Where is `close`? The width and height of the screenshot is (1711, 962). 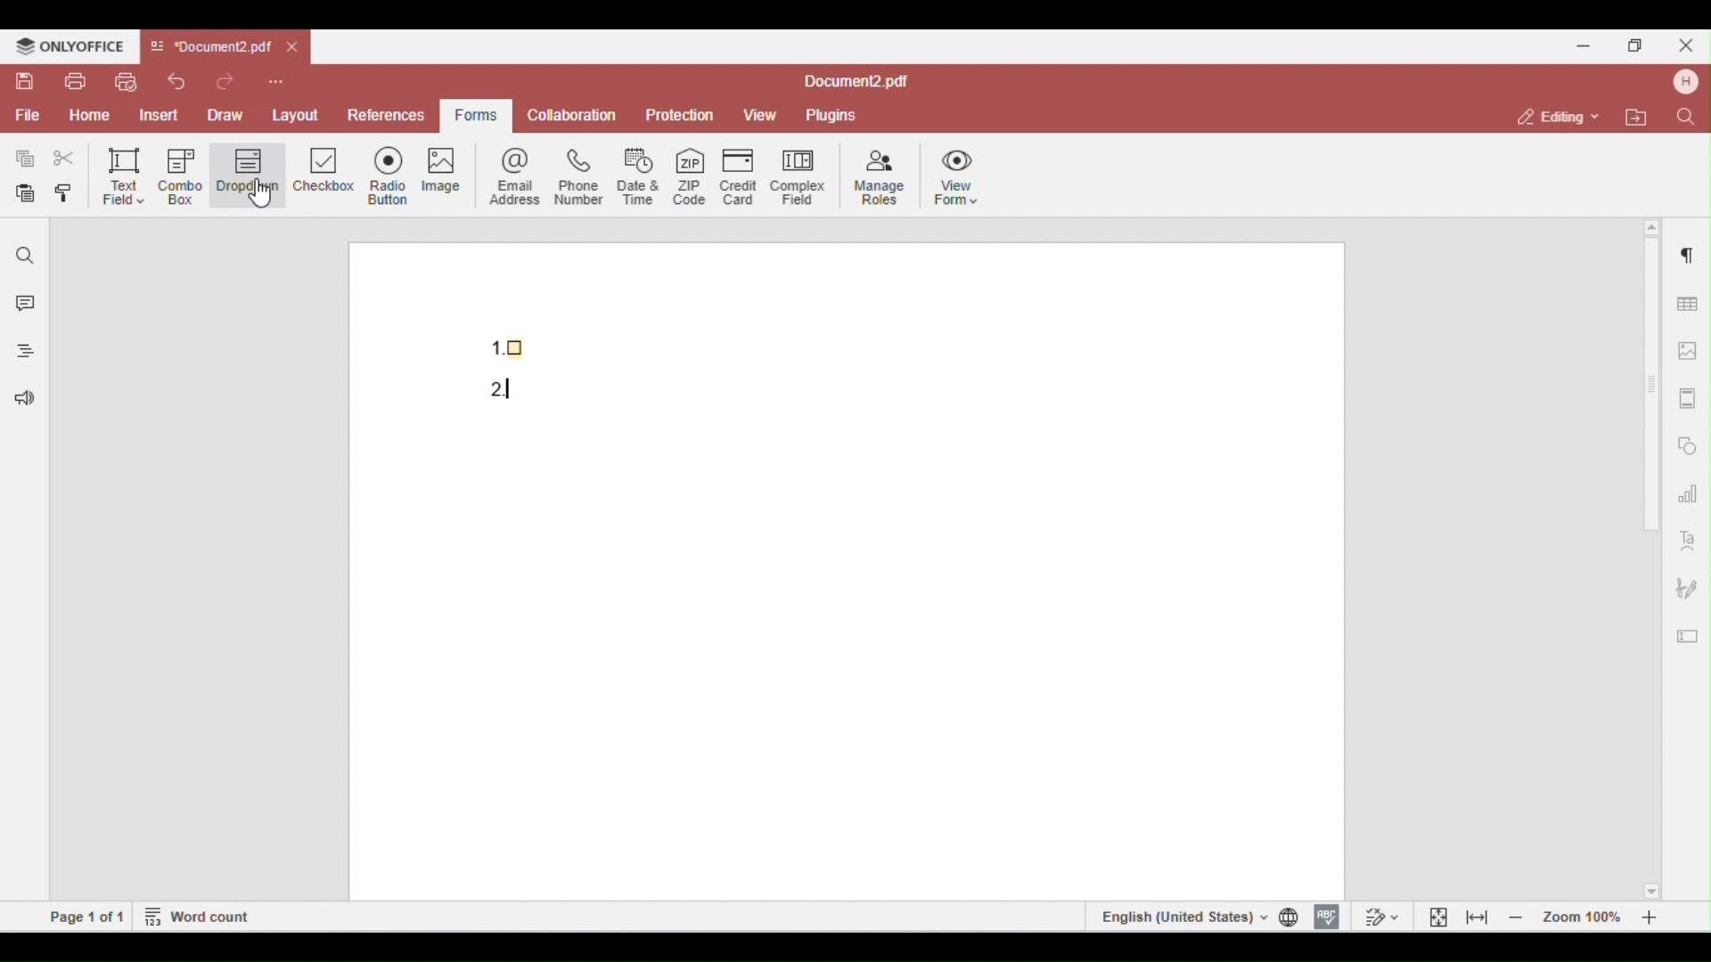 close is located at coordinates (294, 48).